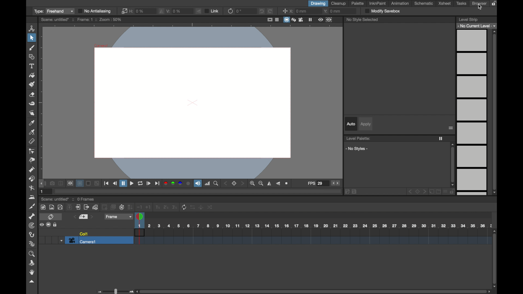 This screenshot has width=523, height=294. What do you see at coordinates (84, 233) in the screenshot?
I see `col1` at bounding box center [84, 233].